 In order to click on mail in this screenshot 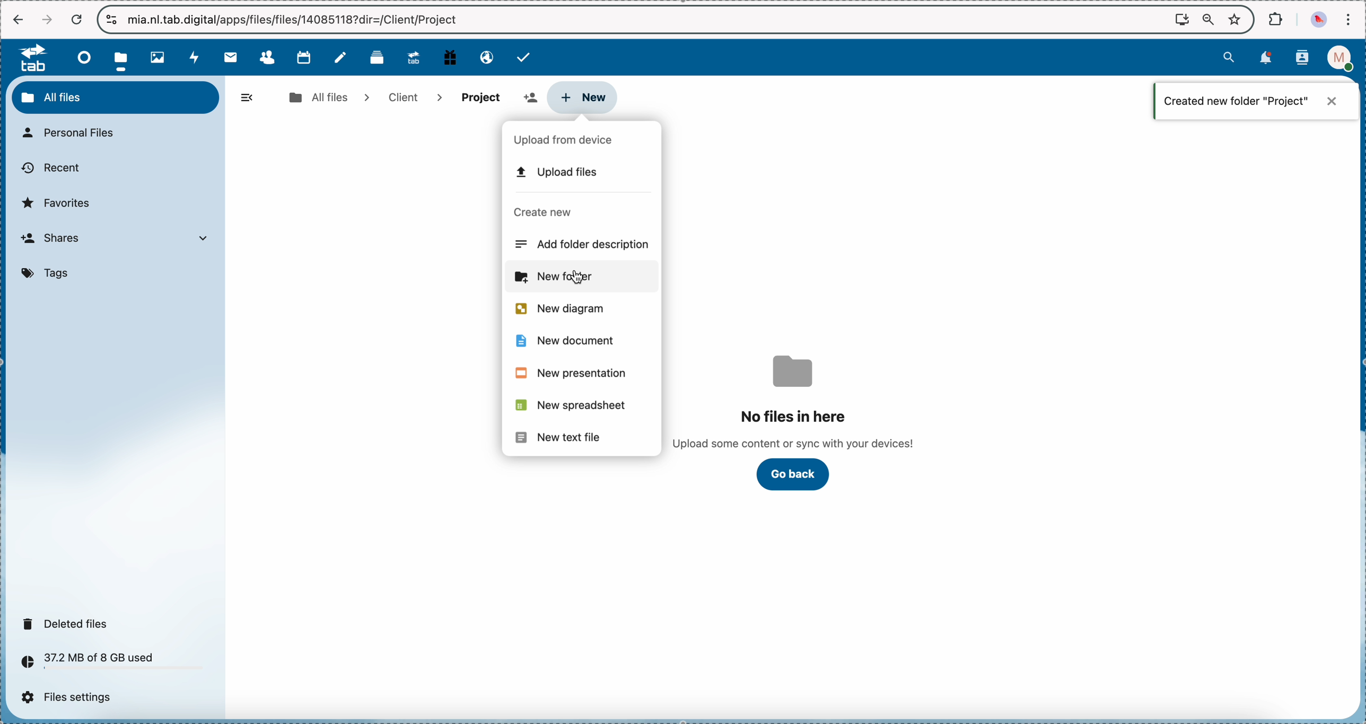, I will do `click(230, 57)`.